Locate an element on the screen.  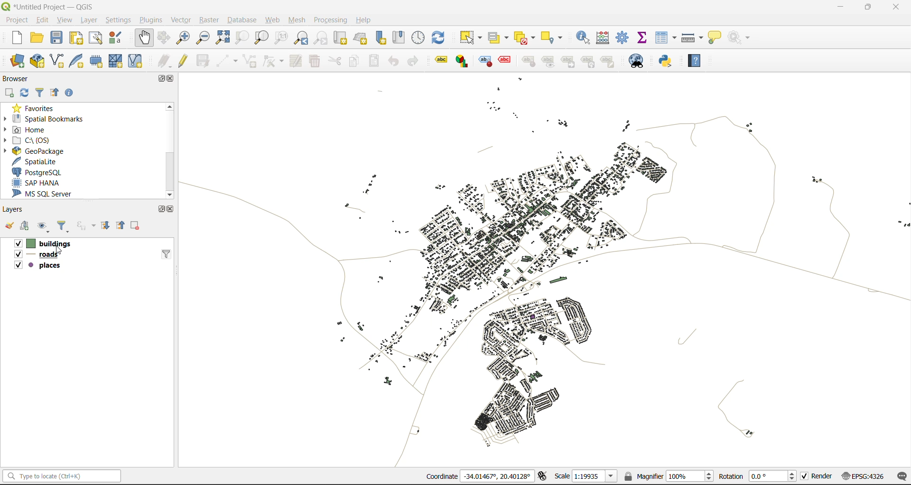
edits is located at coordinates (165, 60).